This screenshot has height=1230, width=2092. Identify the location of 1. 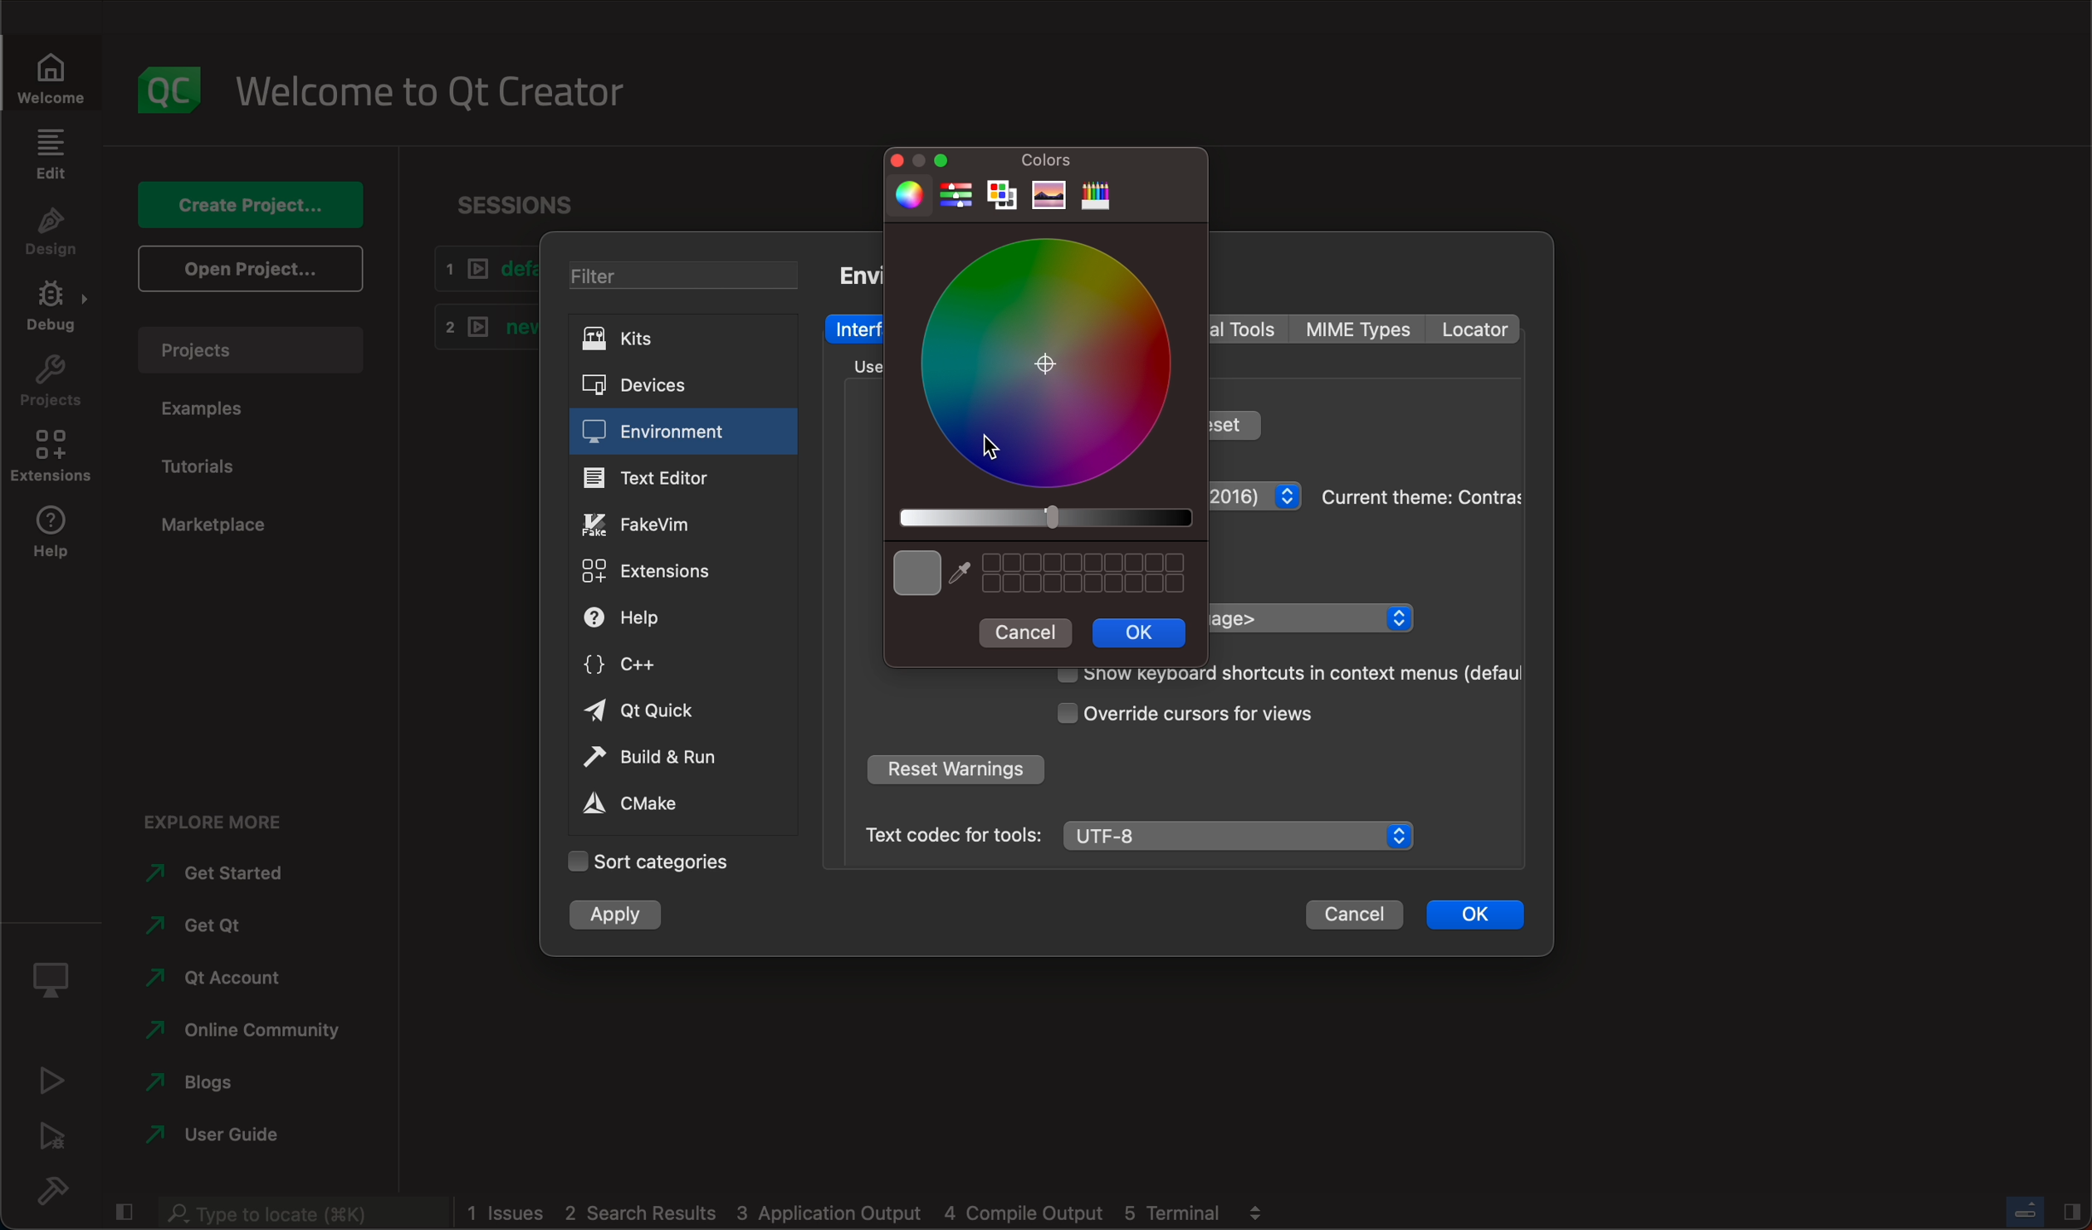
(481, 269).